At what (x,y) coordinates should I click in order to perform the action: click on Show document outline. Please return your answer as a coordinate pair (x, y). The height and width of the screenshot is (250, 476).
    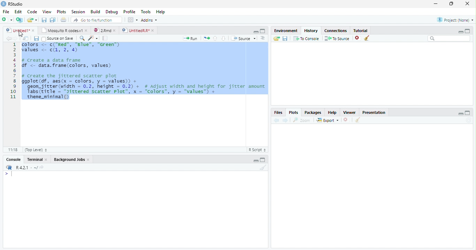
    Looking at the image, I should click on (262, 38).